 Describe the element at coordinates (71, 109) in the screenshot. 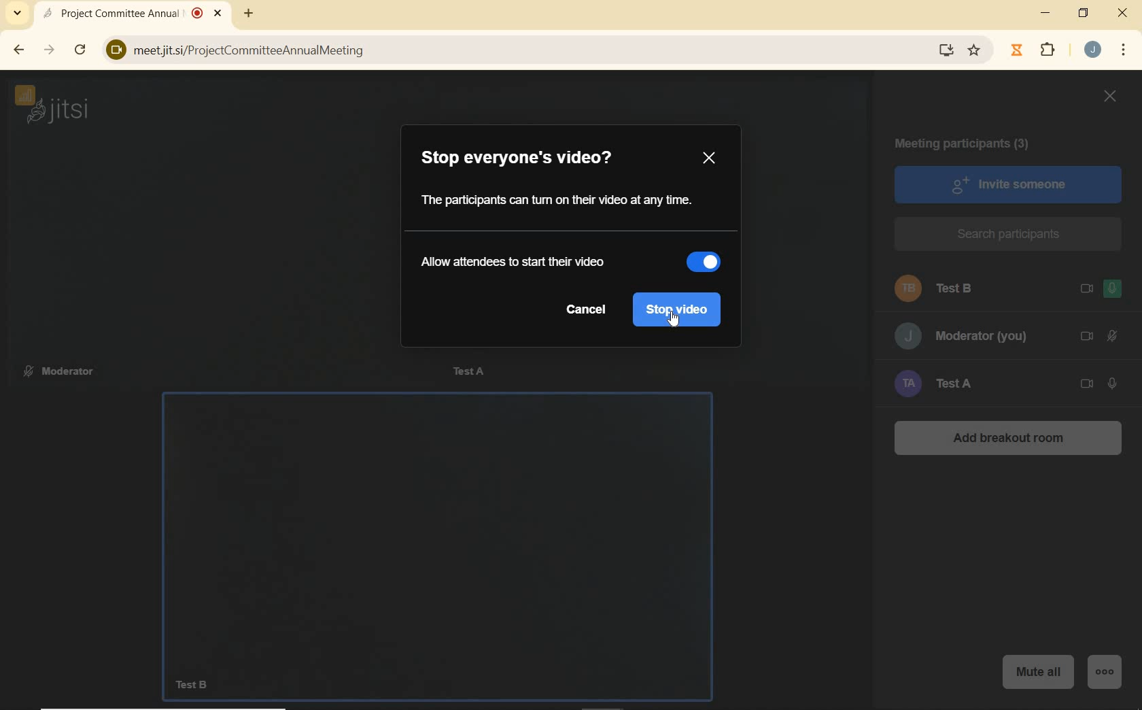

I see `jitsi` at that location.